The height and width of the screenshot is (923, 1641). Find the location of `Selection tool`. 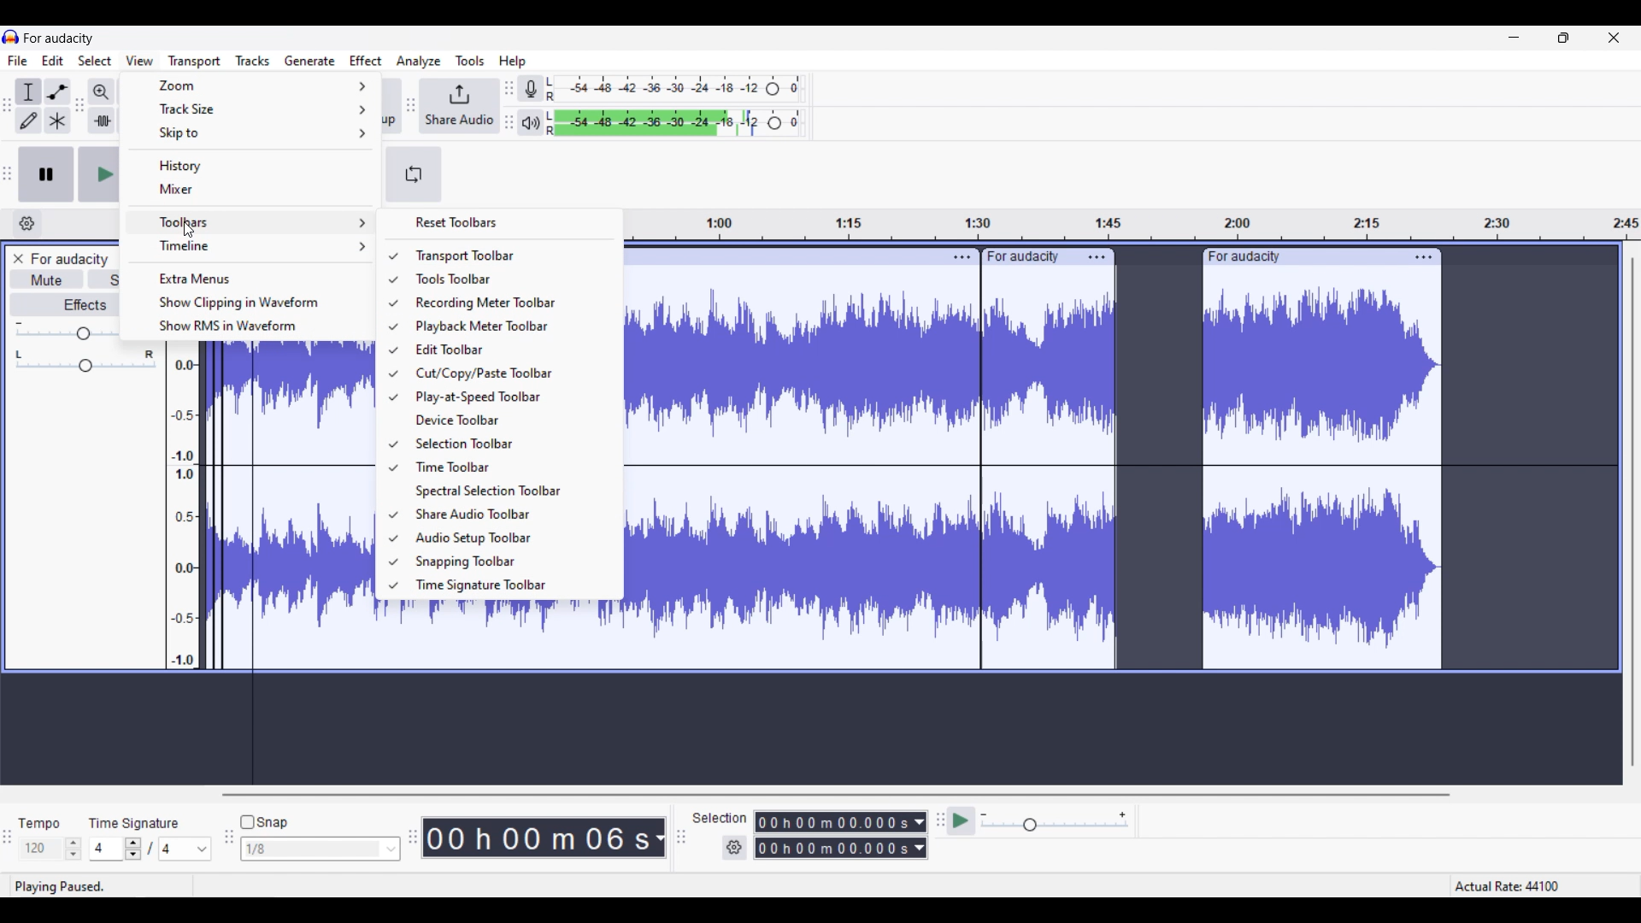

Selection tool is located at coordinates (28, 91).